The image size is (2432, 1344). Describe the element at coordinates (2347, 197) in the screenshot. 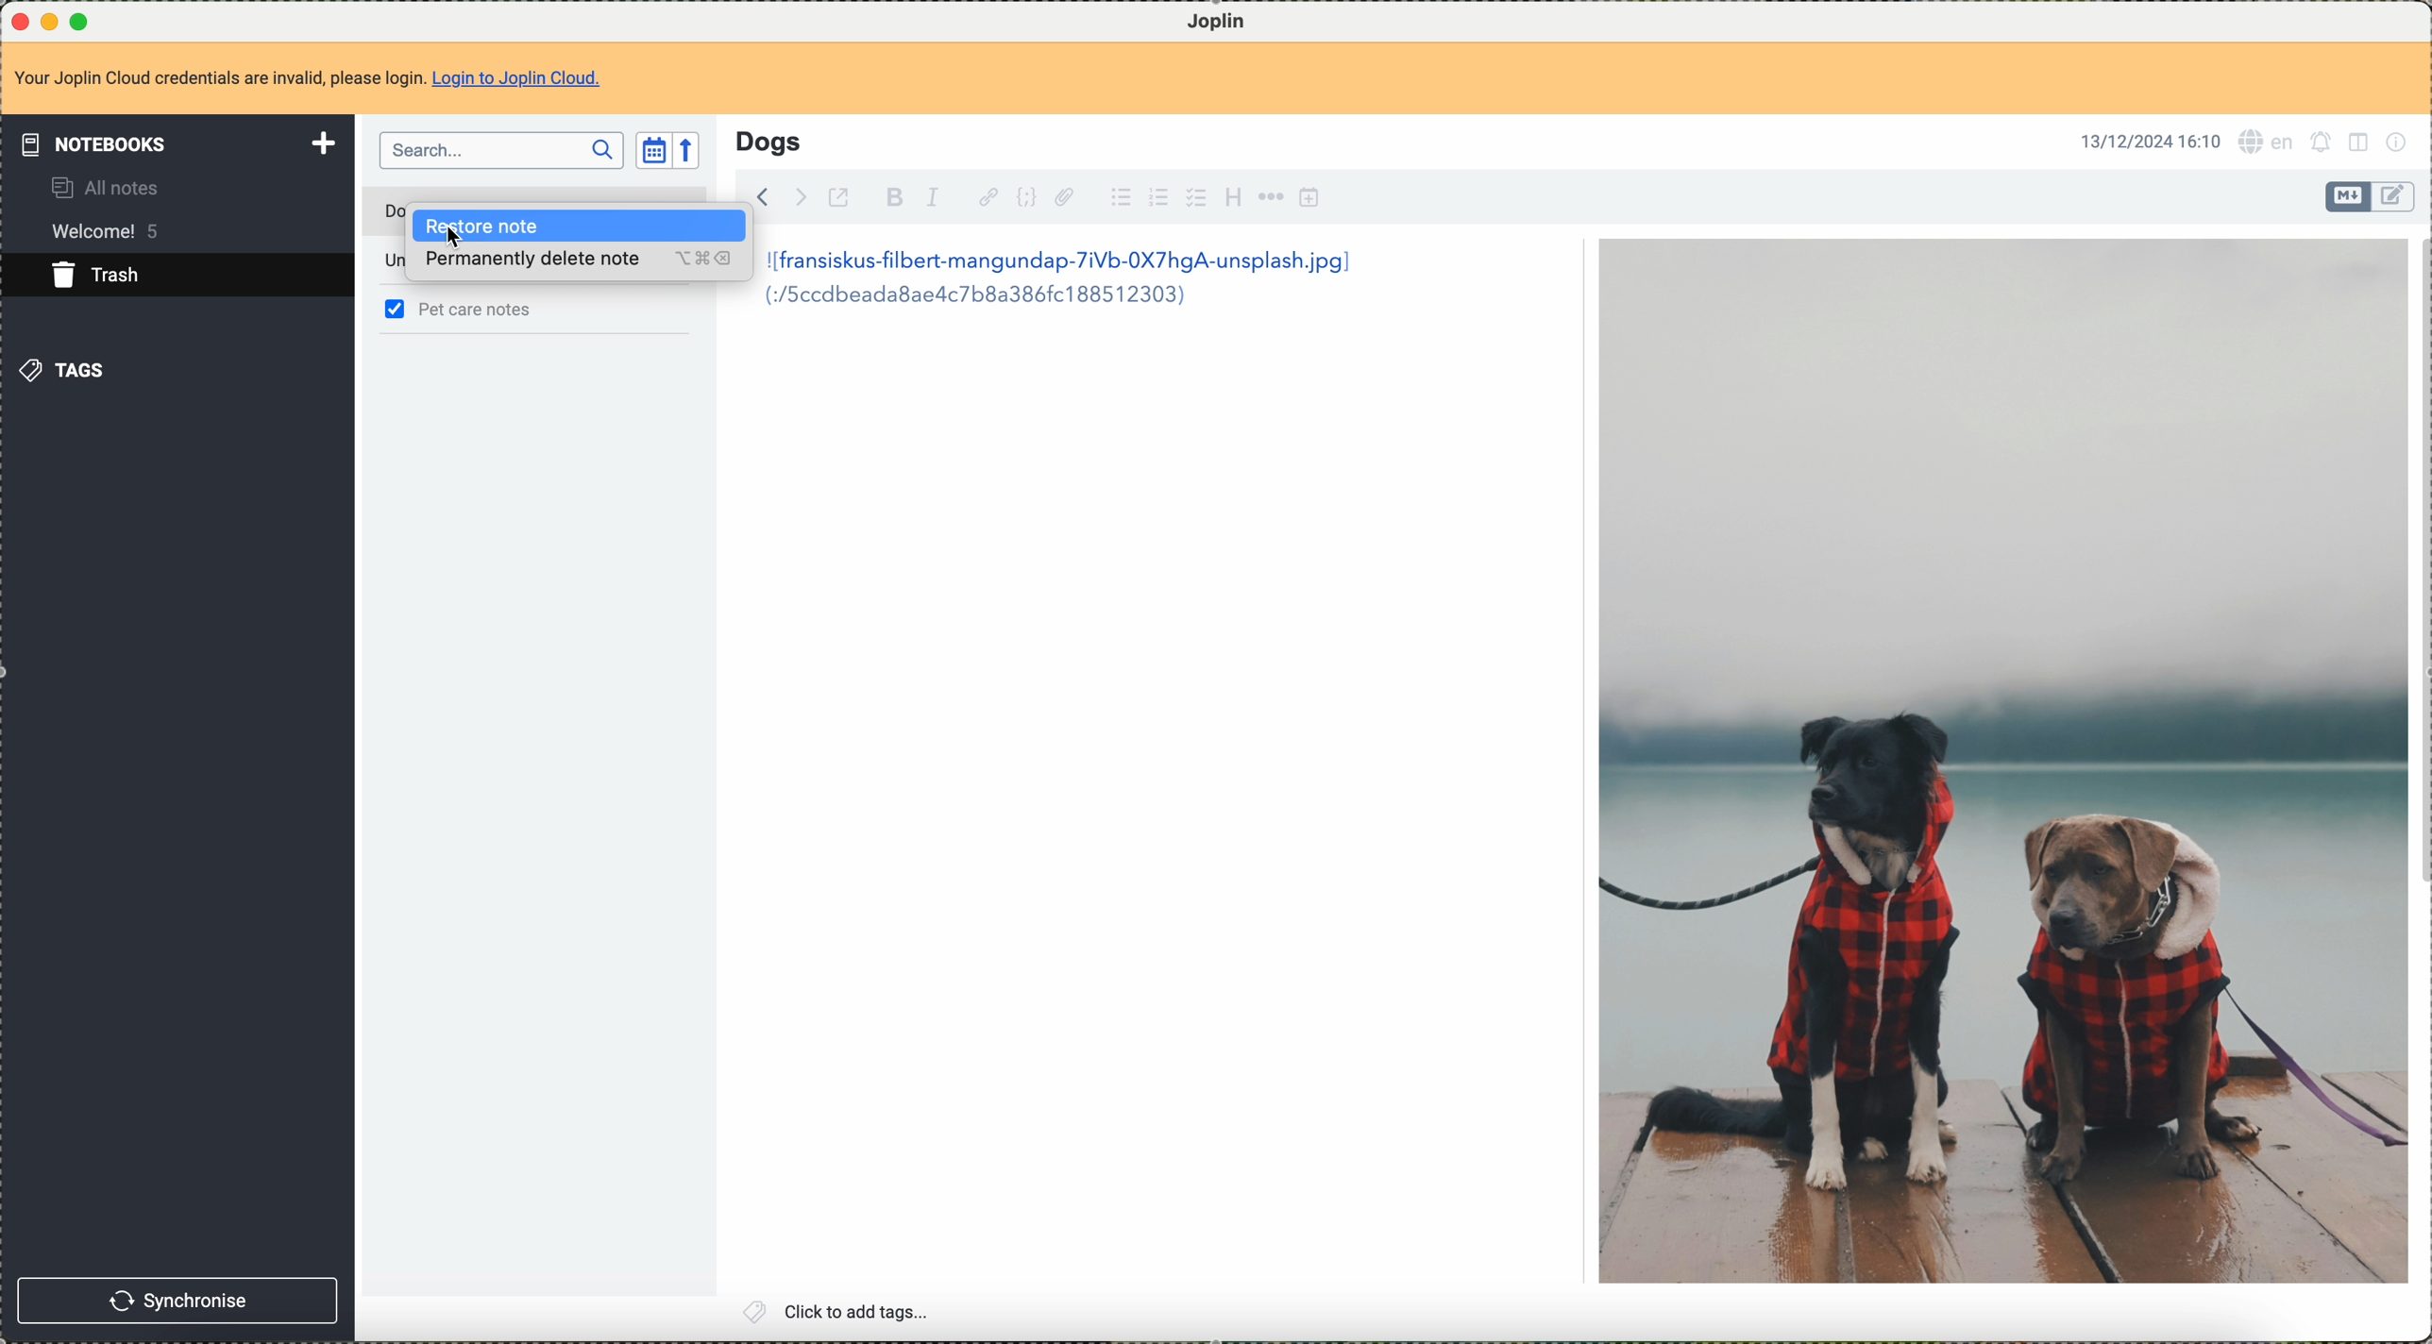

I see `toggle editor` at that location.